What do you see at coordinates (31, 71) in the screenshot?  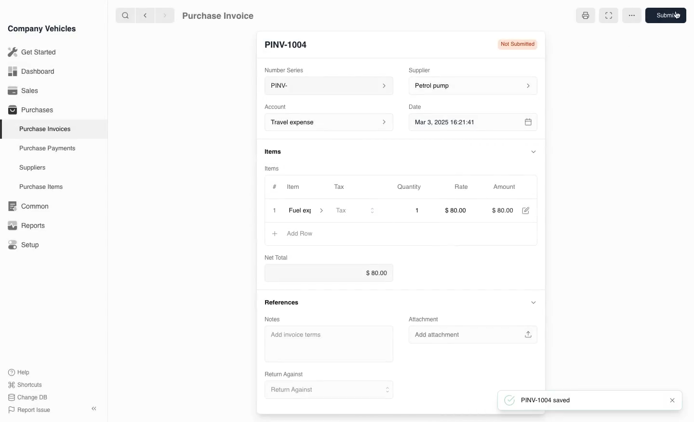 I see `Dashboard` at bounding box center [31, 71].